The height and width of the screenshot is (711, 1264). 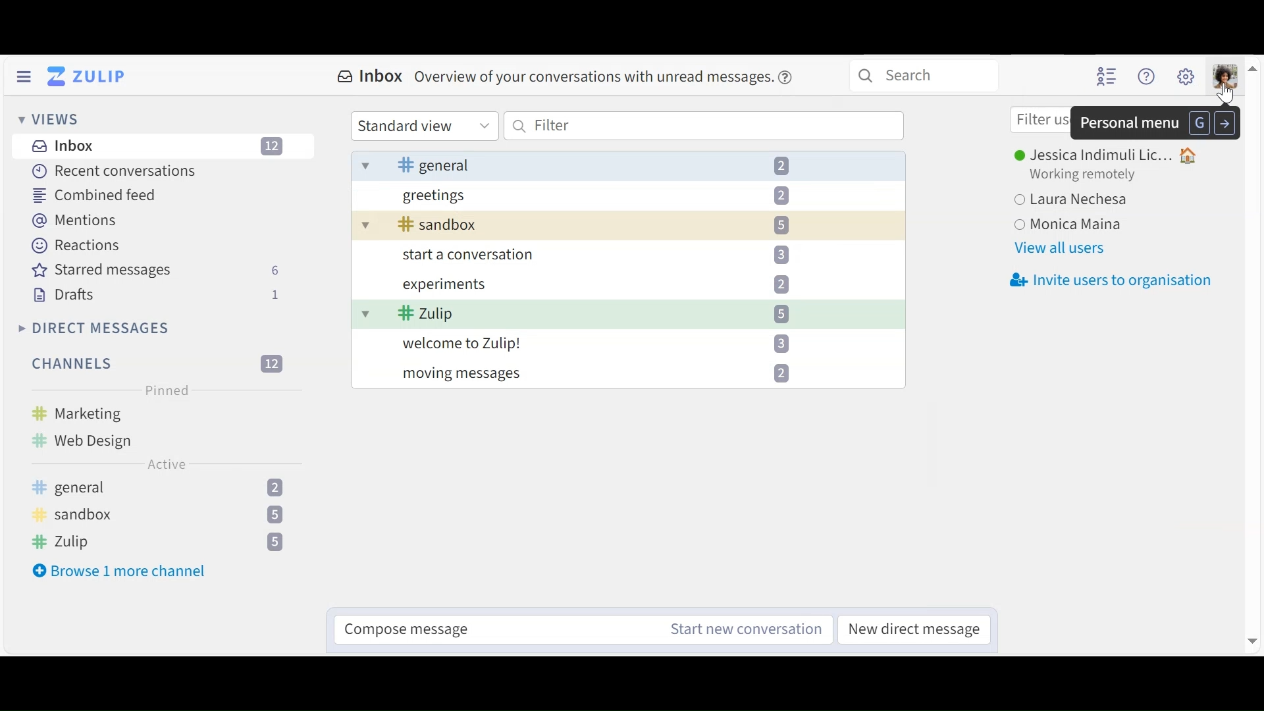 I want to click on Compose message, so click(x=408, y=629).